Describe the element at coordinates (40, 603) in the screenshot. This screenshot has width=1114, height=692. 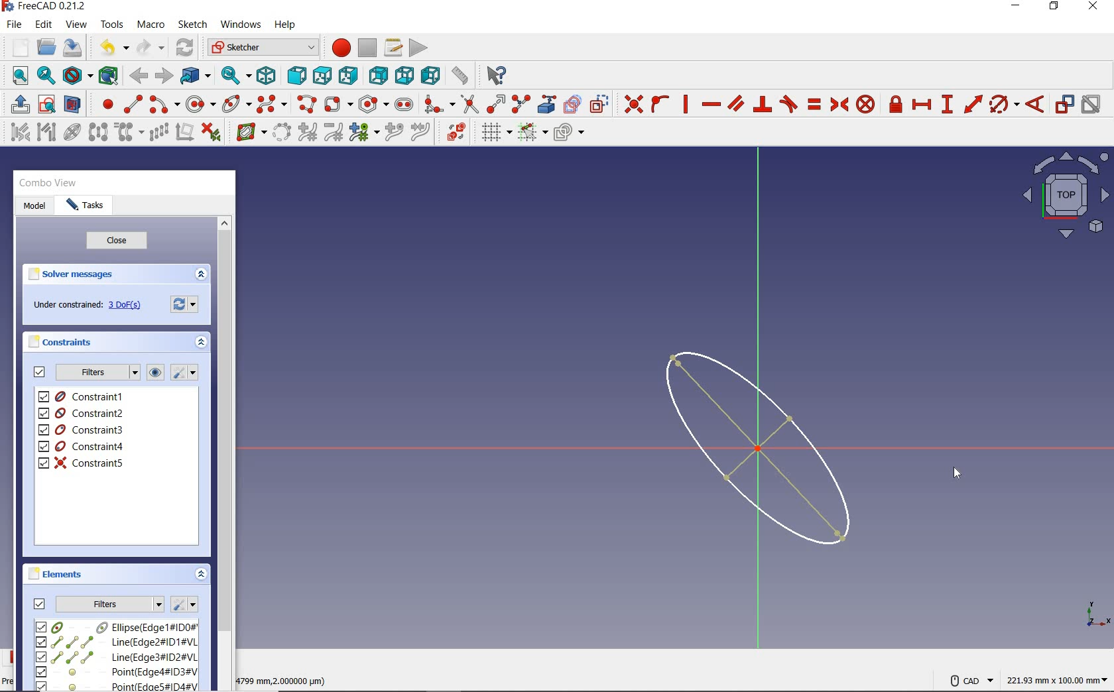
I see `check to toggle filters` at that location.